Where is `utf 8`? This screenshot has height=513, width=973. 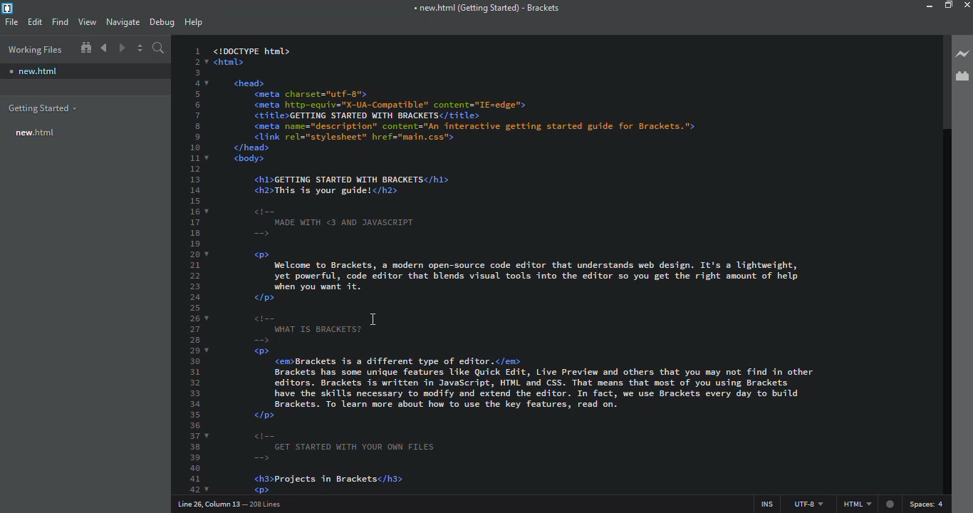 utf 8 is located at coordinates (808, 502).